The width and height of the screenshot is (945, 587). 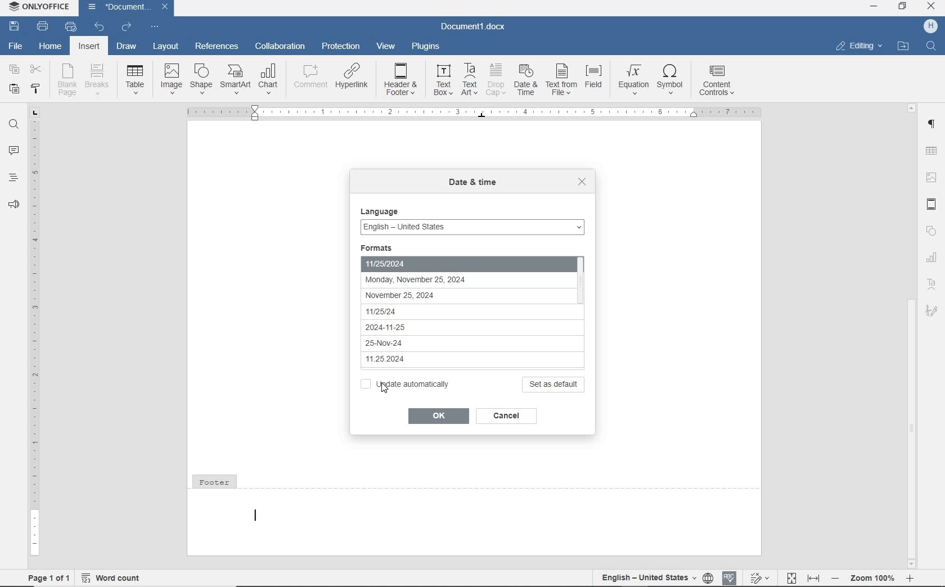 I want to click on paragraph settings, so click(x=933, y=125).